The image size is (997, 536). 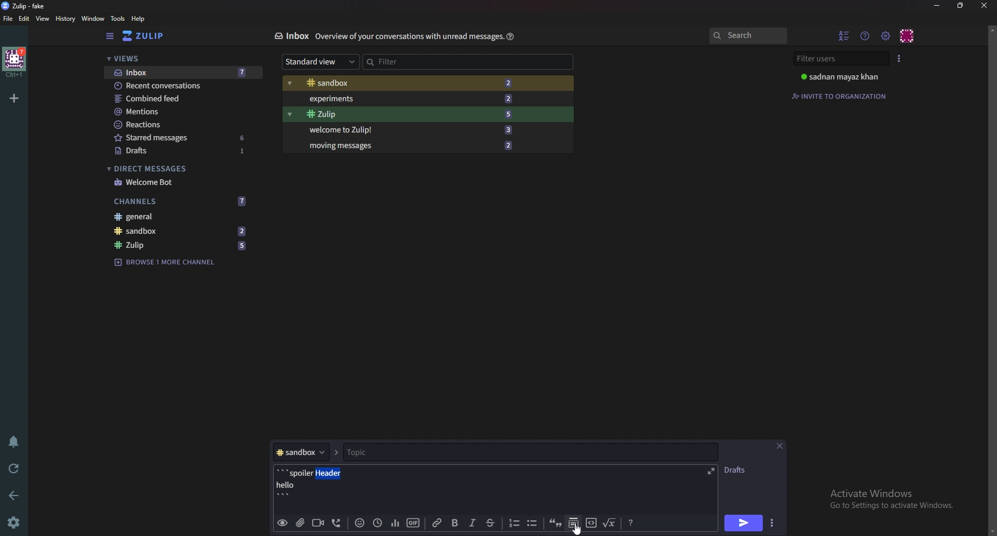 What do you see at coordinates (466, 62) in the screenshot?
I see `Filter` at bounding box center [466, 62].